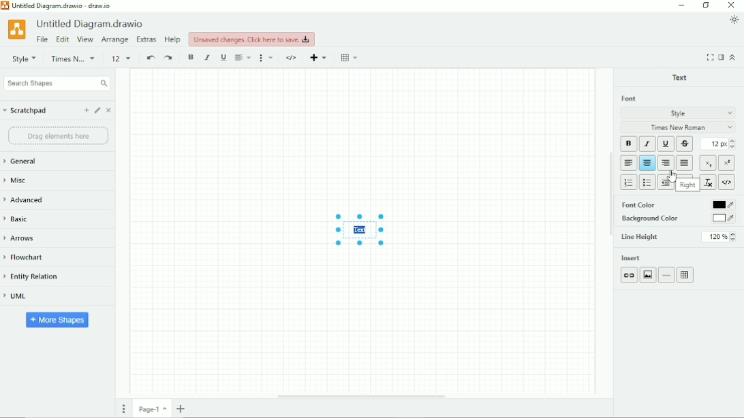 The width and height of the screenshot is (744, 418). Describe the element at coordinates (710, 57) in the screenshot. I see `Fullscreen` at that location.